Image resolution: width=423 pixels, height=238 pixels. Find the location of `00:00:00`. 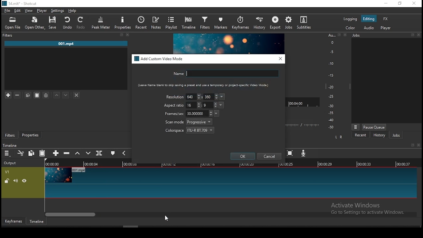

00:00:00 is located at coordinates (51, 164).